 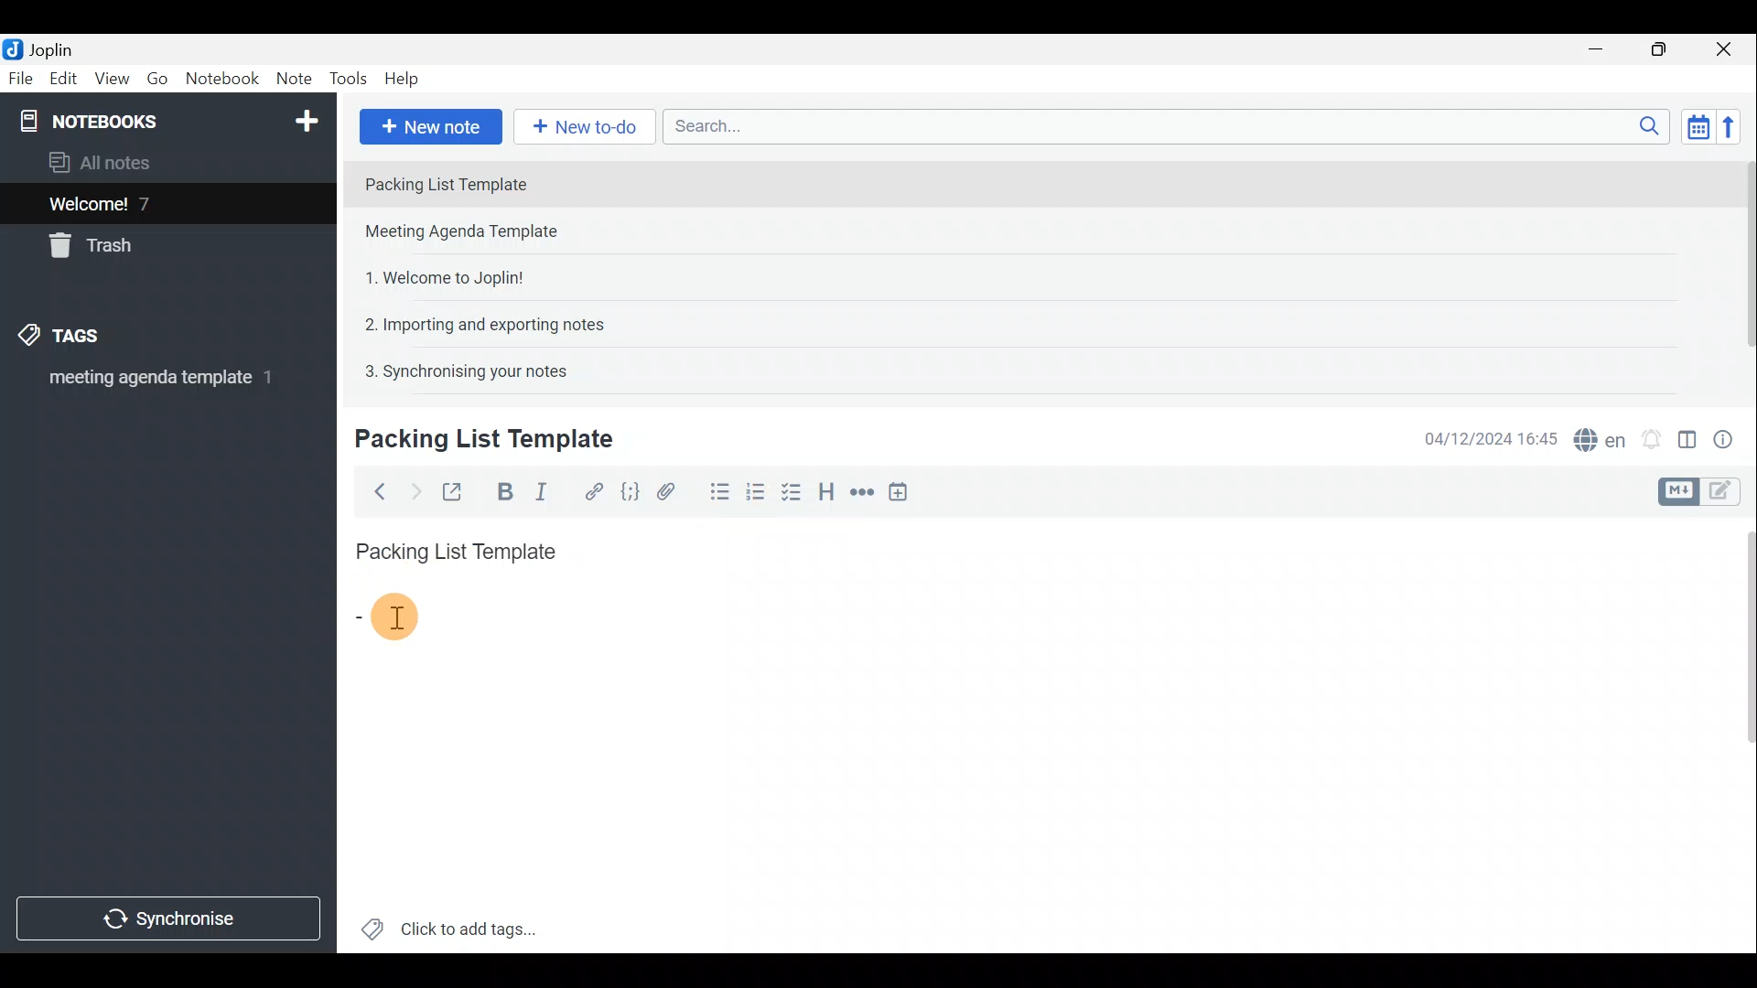 I want to click on Packing List Template, so click(x=452, y=546).